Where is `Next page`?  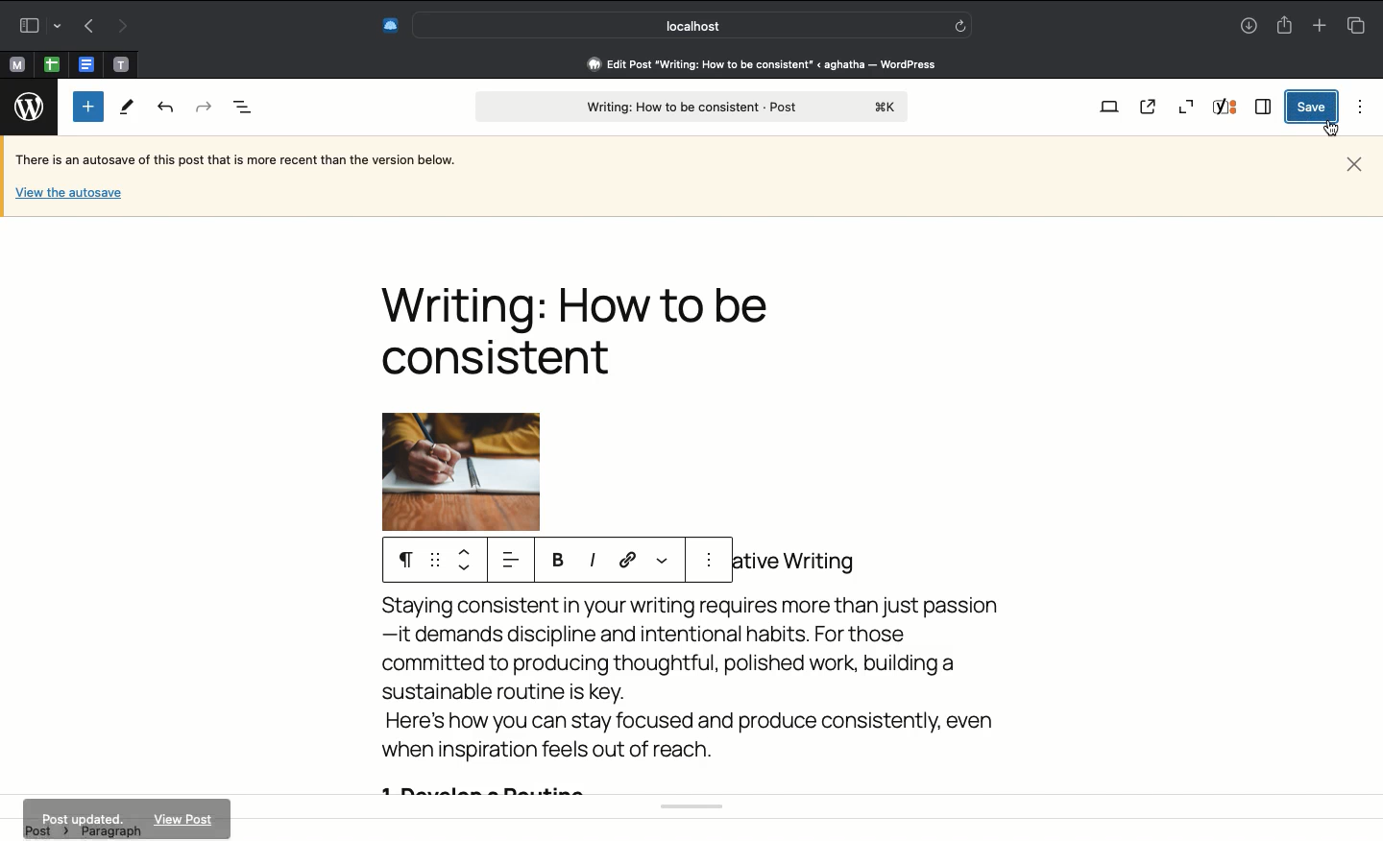 Next page is located at coordinates (125, 25).